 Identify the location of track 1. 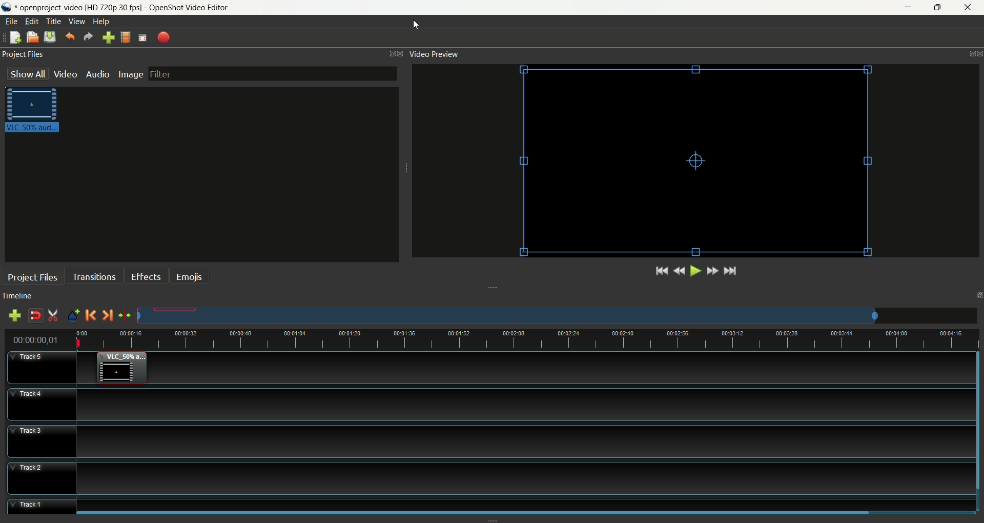
(493, 506).